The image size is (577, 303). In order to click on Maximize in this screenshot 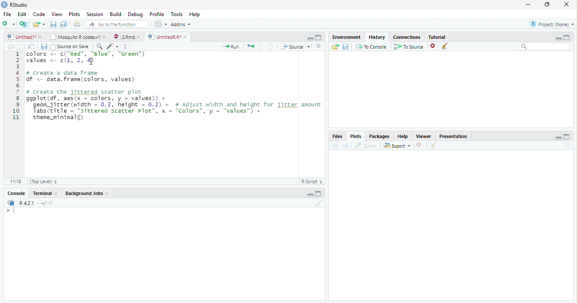, I will do `click(318, 193)`.